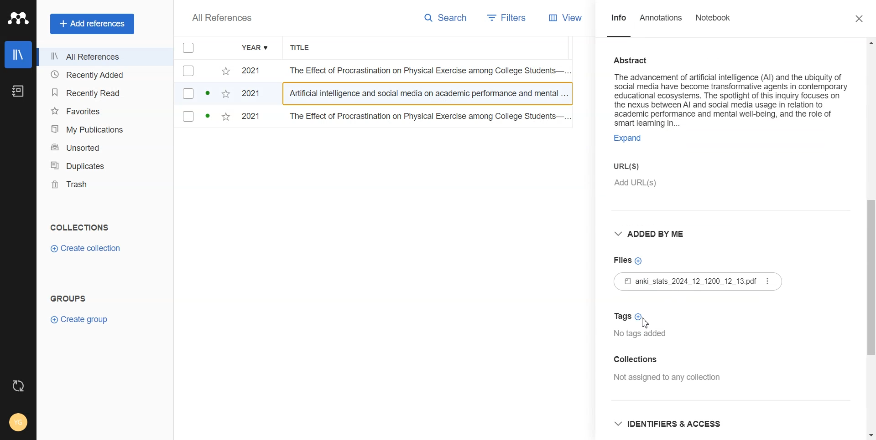 The image size is (876, 440). Describe the element at coordinates (82, 227) in the screenshot. I see `COLLECTIONS` at that location.